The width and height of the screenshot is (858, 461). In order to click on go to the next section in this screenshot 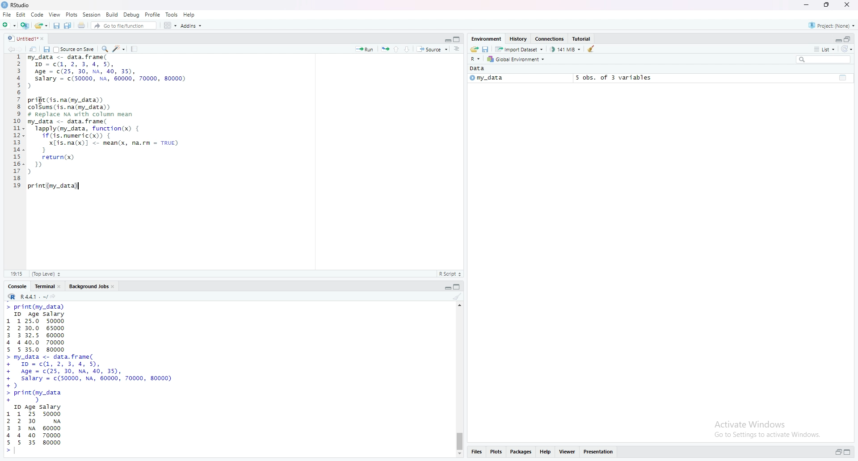, I will do `click(410, 50)`.